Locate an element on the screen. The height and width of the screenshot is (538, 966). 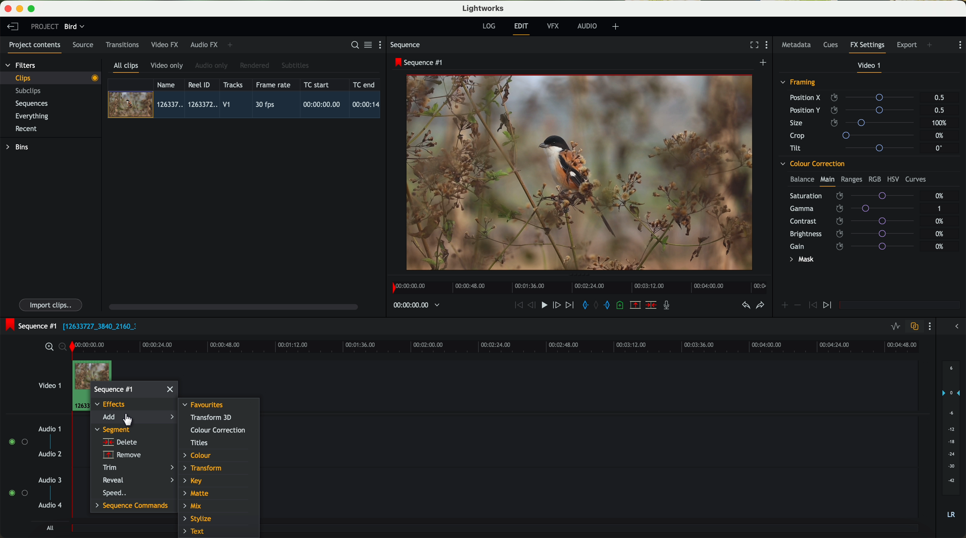
log is located at coordinates (489, 26).